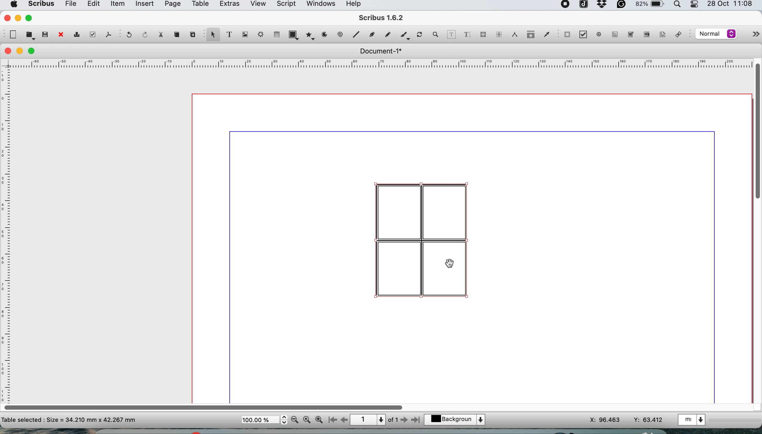 This screenshot has width=762, height=434. I want to click on calligraphic line, so click(404, 36).